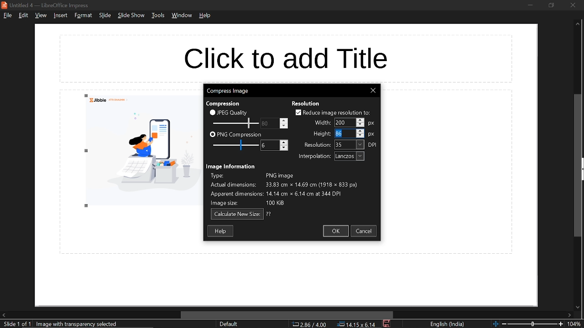  What do you see at coordinates (269, 123) in the screenshot?
I see `PNG compression scale` at bounding box center [269, 123].